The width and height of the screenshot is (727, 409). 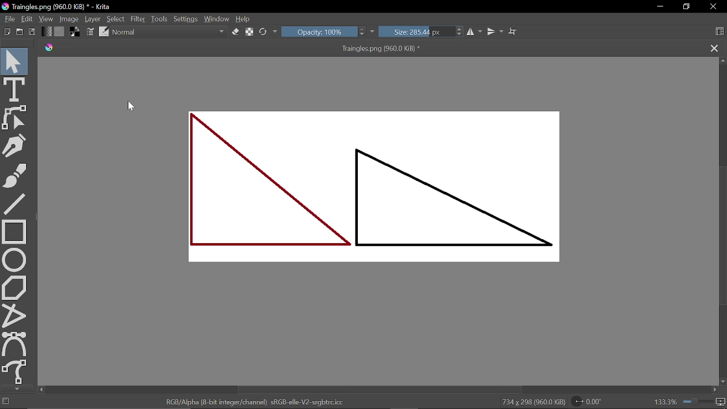 I want to click on Wrap around mode, so click(x=513, y=32).